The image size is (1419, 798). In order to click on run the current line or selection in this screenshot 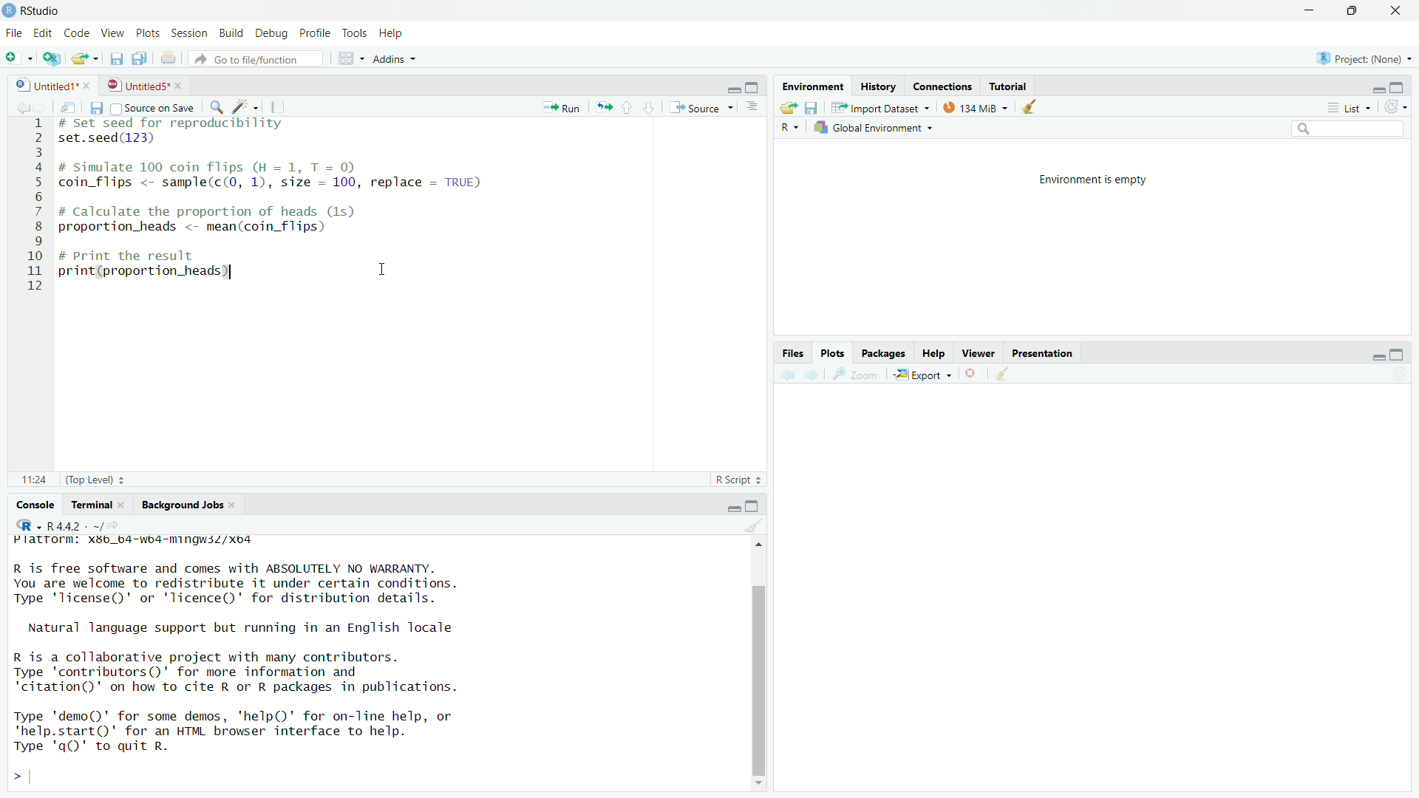, I will do `click(563, 106)`.